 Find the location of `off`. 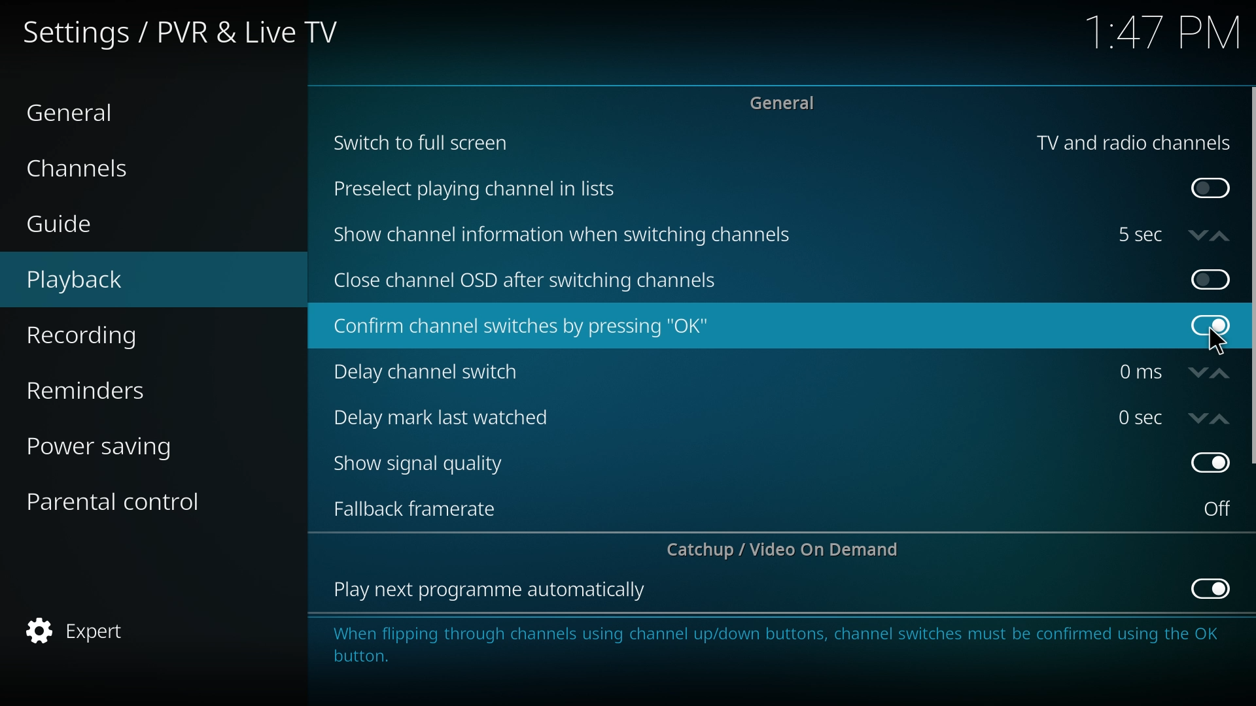

off is located at coordinates (1213, 587).